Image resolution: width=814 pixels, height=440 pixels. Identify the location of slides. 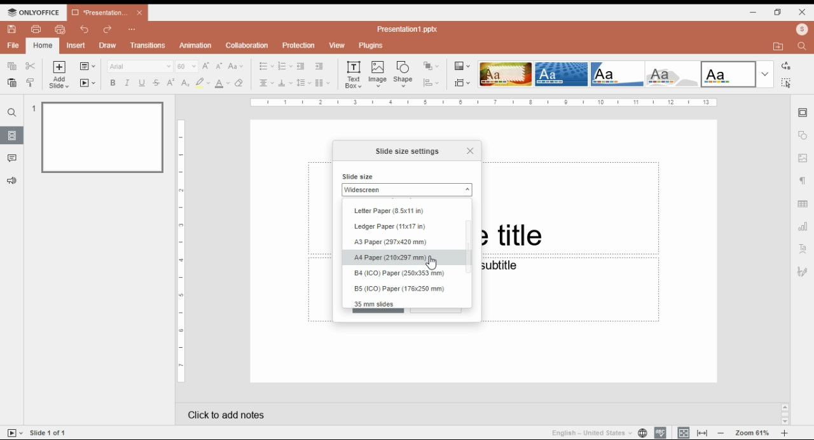
(12, 135).